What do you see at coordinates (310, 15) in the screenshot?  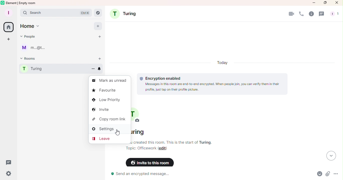 I see `Room info` at bounding box center [310, 15].